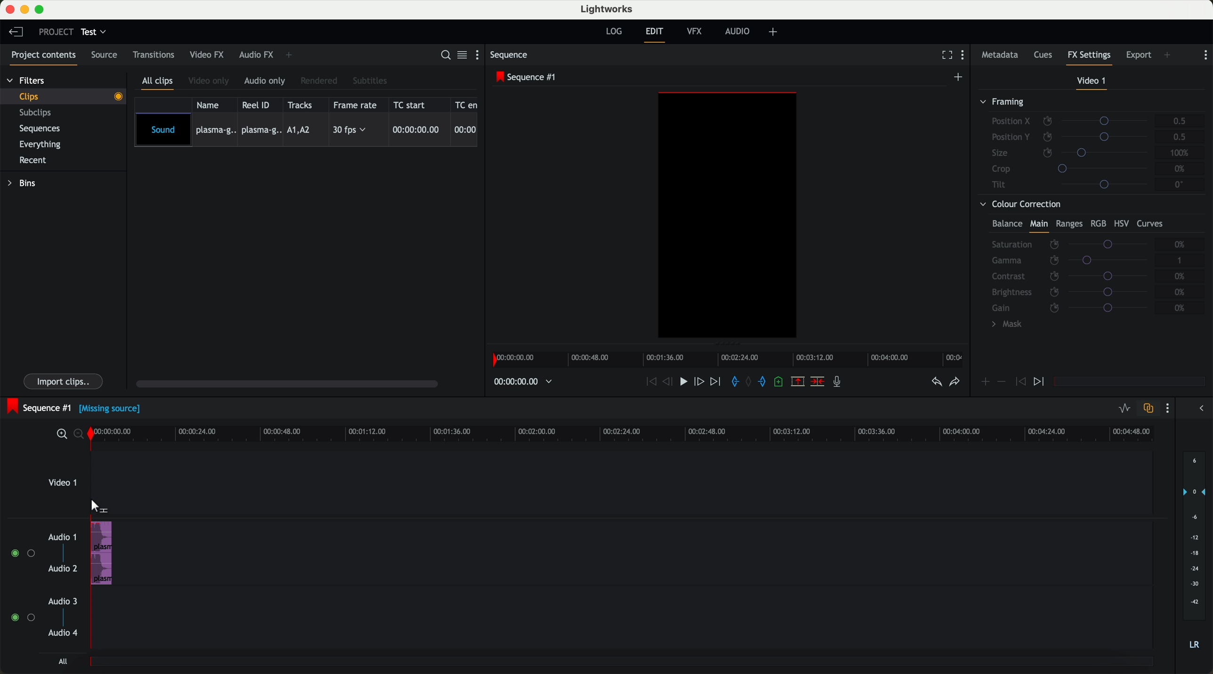 The image size is (1213, 674). What do you see at coordinates (1091, 81) in the screenshot?
I see `video 1` at bounding box center [1091, 81].